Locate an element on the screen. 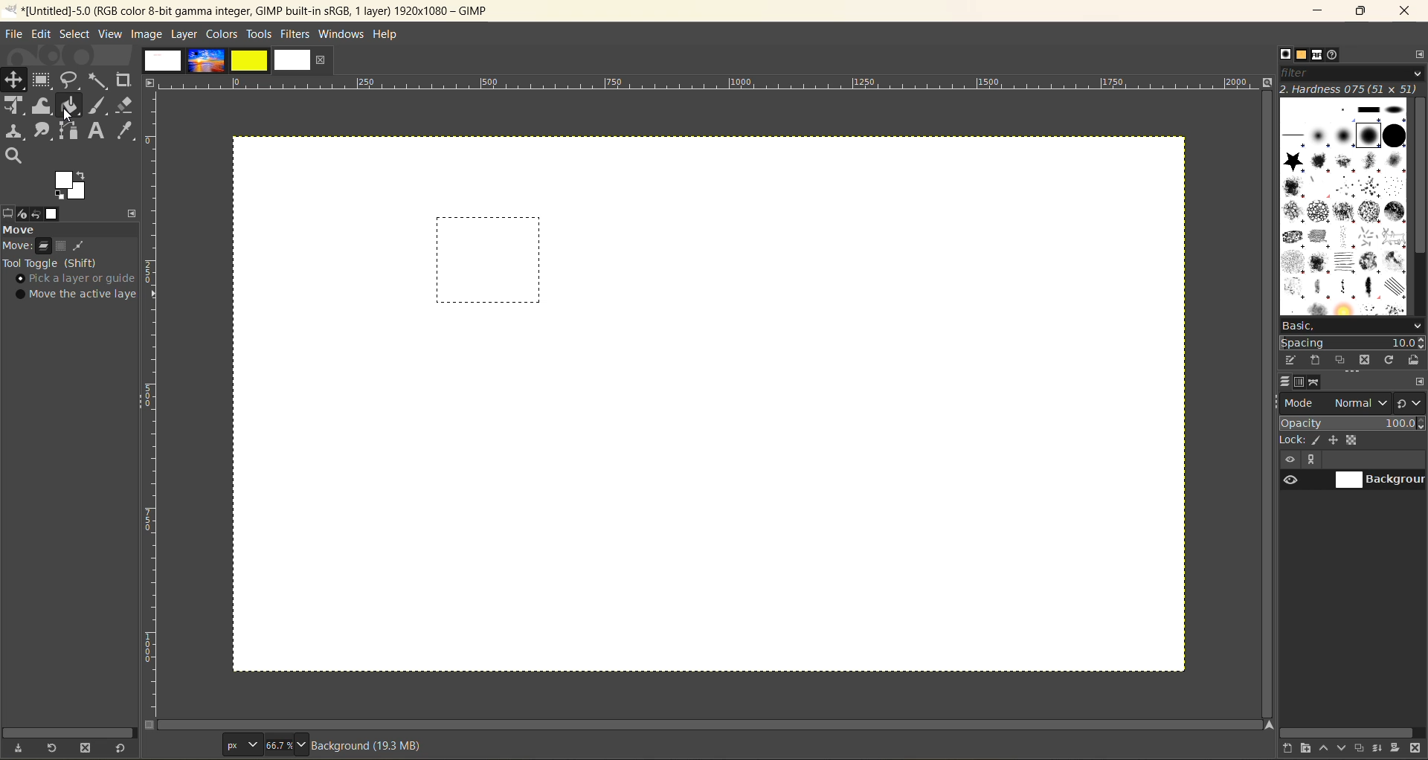 The height and width of the screenshot is (760, 1428). minimize is located at coordinates (1320, 10).